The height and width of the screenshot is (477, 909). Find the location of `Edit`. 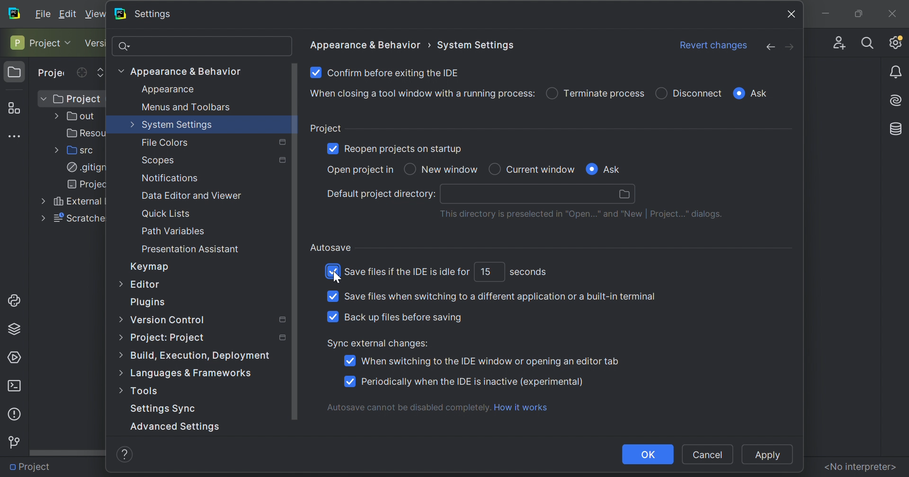

Edit is located at coordinates (70, 14).